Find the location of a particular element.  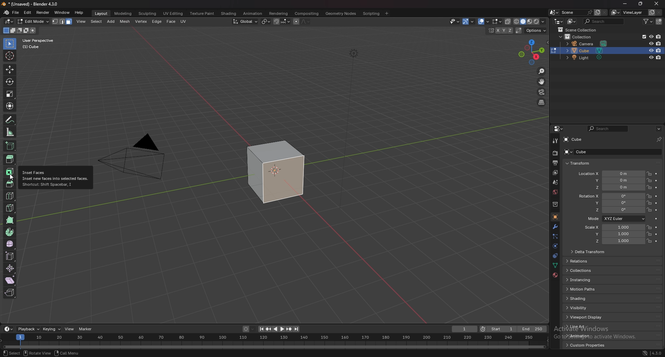

edit mode is located at coordinates (33, 21).